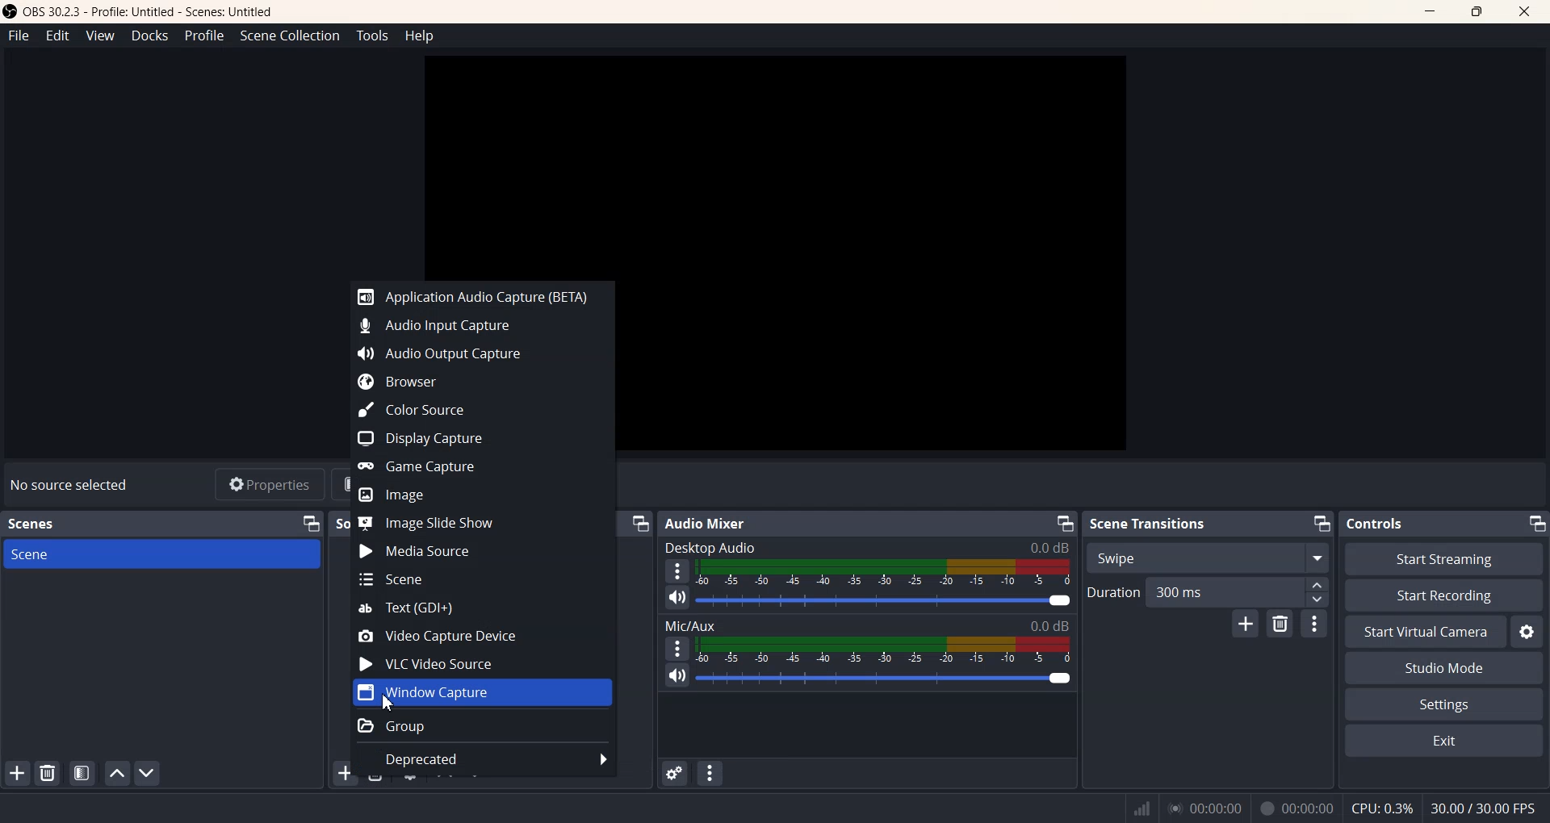 The height and width of the screenshot is (823, 1550). I want to click on Desktop Audio 0.0 dB, so click(867, 547).